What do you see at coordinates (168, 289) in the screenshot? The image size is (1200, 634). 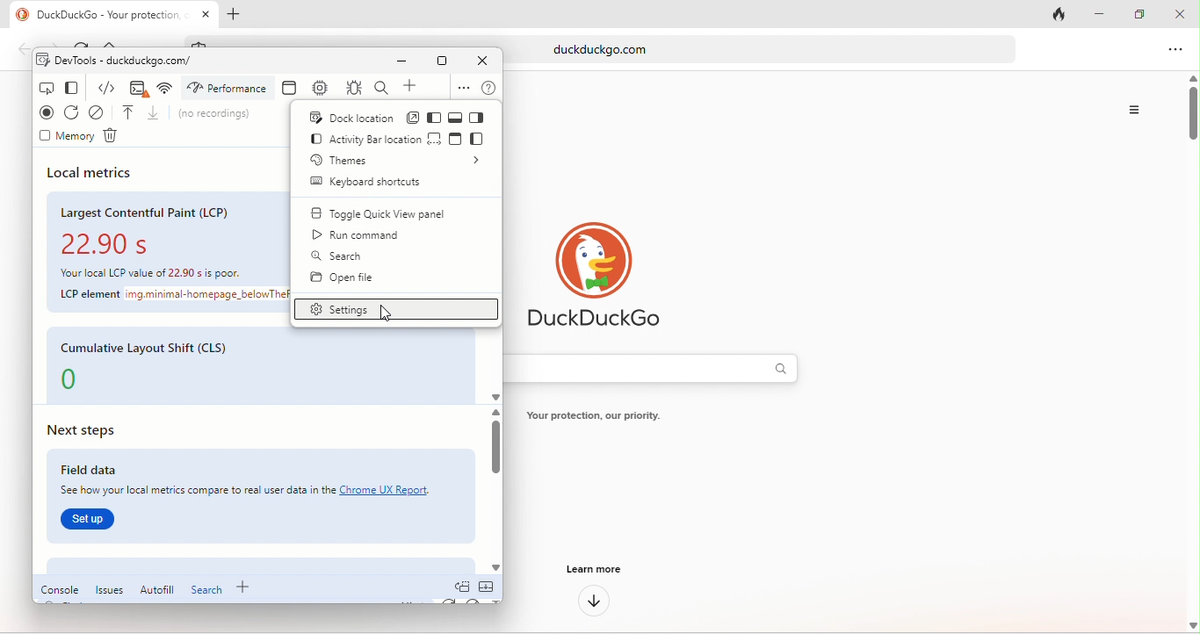 I see `text` at bounding box center [168, 289].